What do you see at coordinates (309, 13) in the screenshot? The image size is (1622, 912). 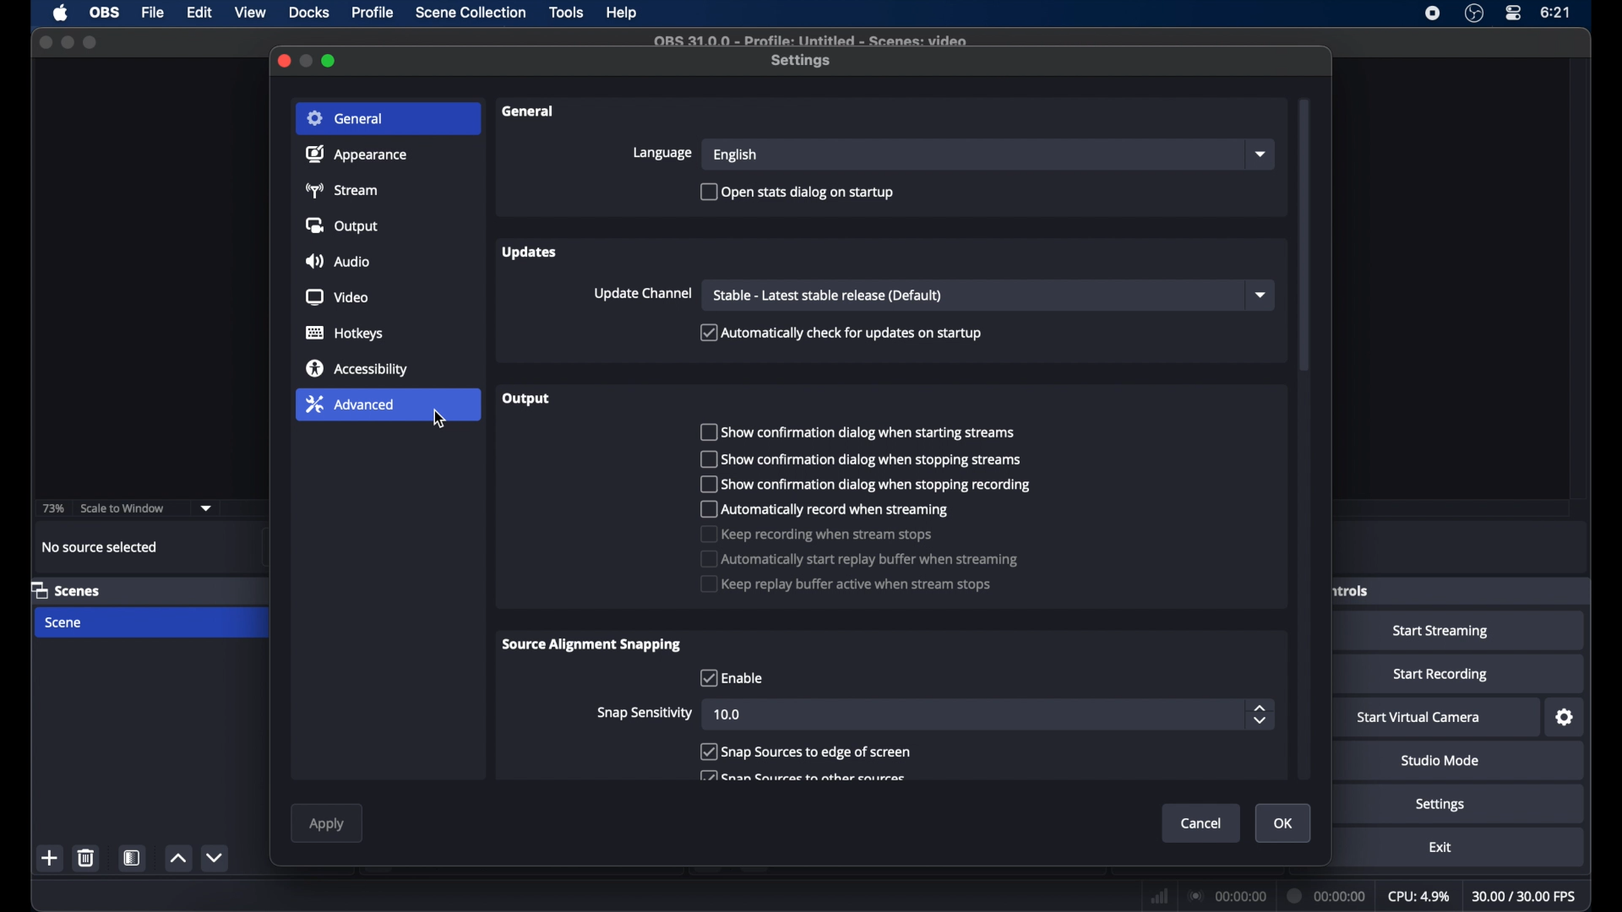 I see `docks` at bounding box center [309, 13].